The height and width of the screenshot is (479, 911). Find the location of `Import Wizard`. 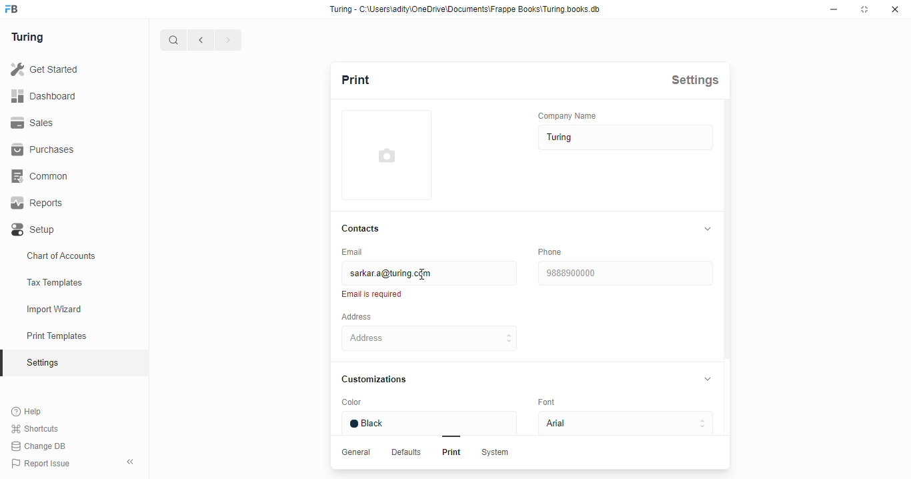

Import Wizard is located at coordinates (72, 308).